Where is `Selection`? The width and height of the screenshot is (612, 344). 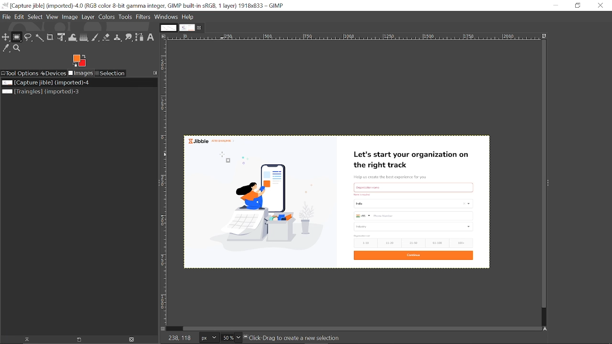
Selection is located at coordinates (111, 74).